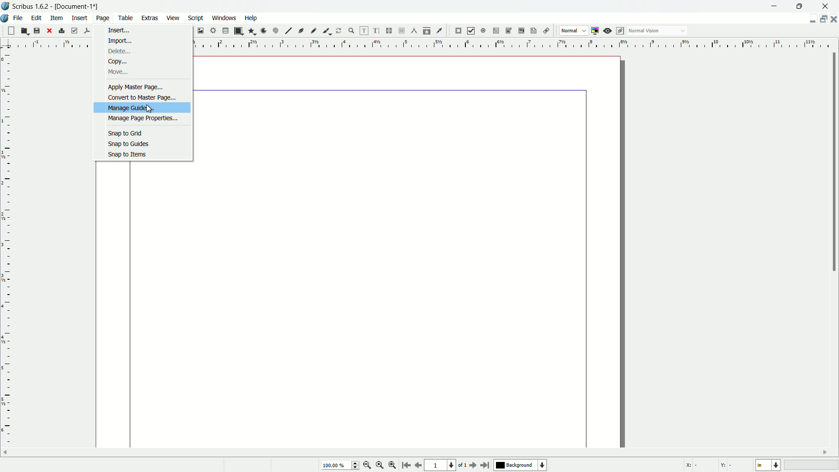 Image resolution: width=839 pixels, height=472 pixels. I want to click on dropdown, so click(683, 31).